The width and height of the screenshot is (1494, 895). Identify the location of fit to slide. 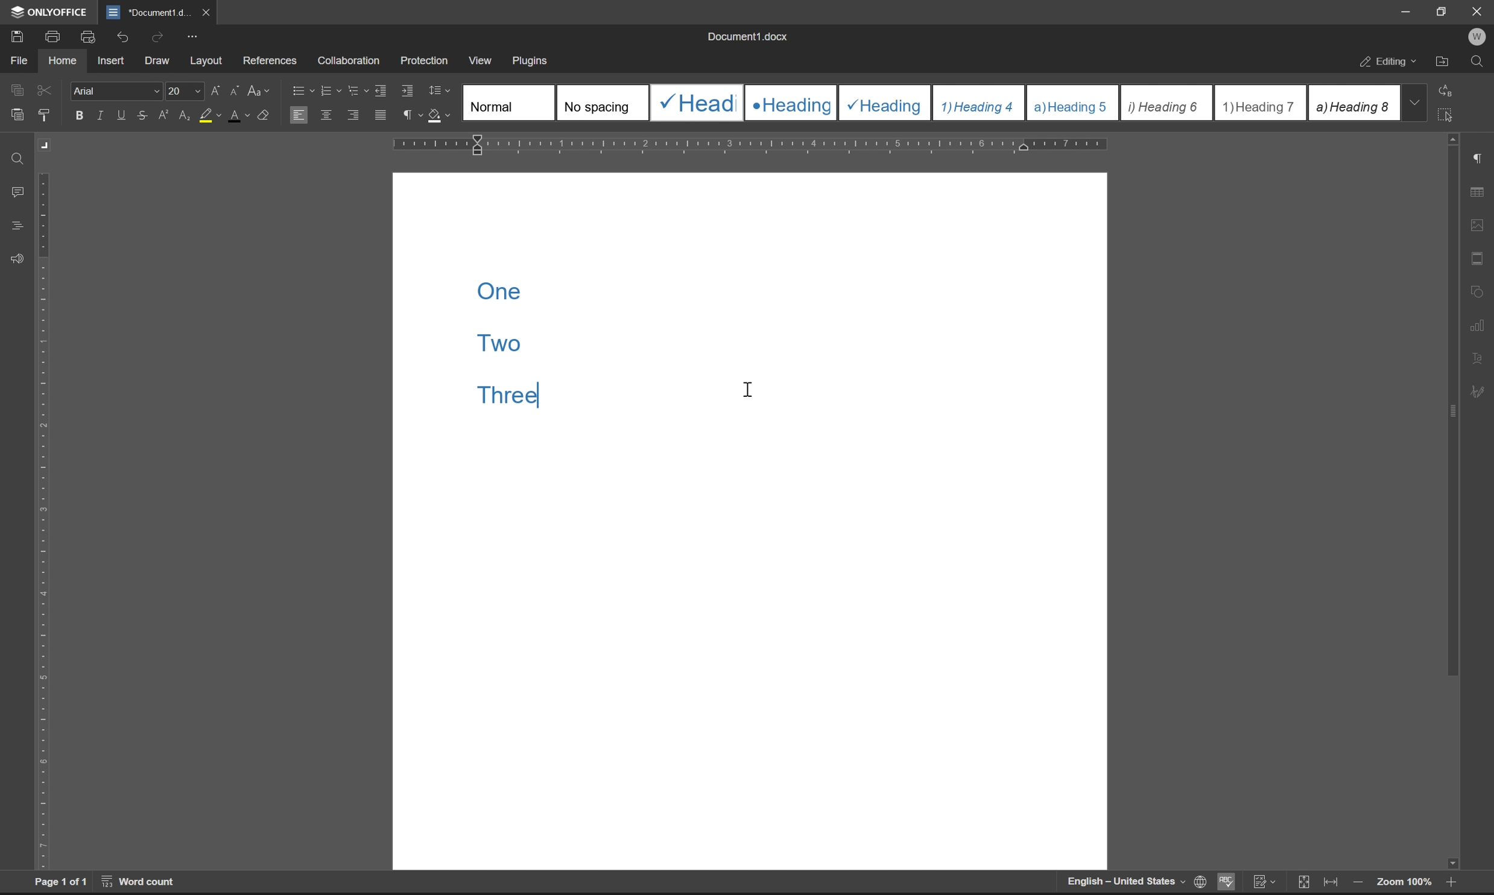
(1303, 883).